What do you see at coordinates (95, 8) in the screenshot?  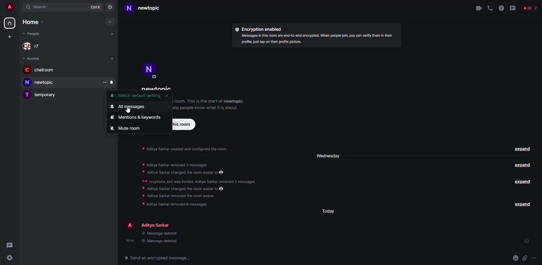 I see `ctrlK` at bounding box center [95, 8].